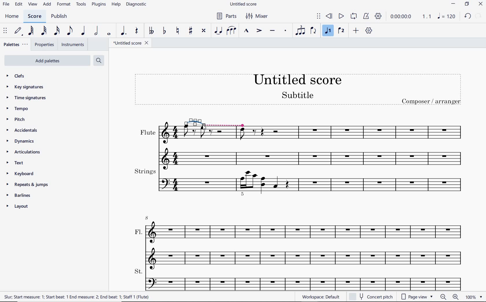  I want to click on plugins, so click(98, 4).